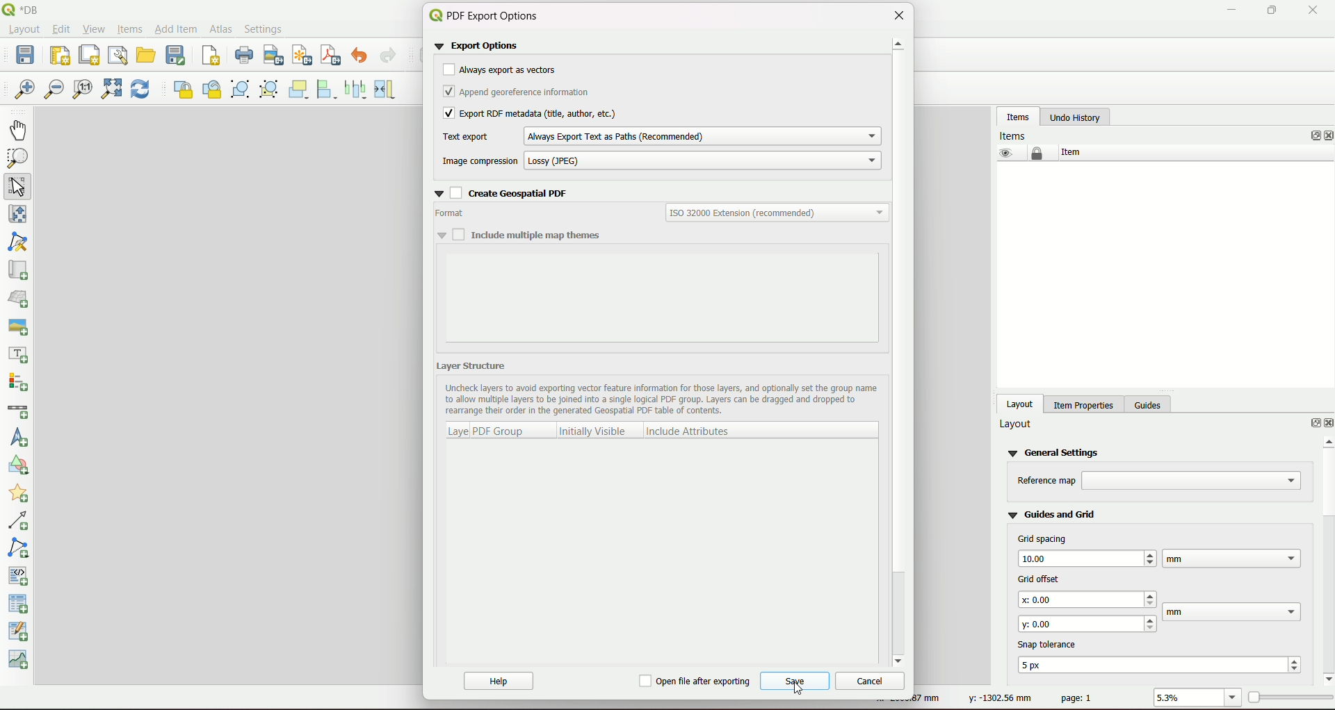  Describe the element at coordinates (24, 31) in the screenshot. I see `Layout` at that location.